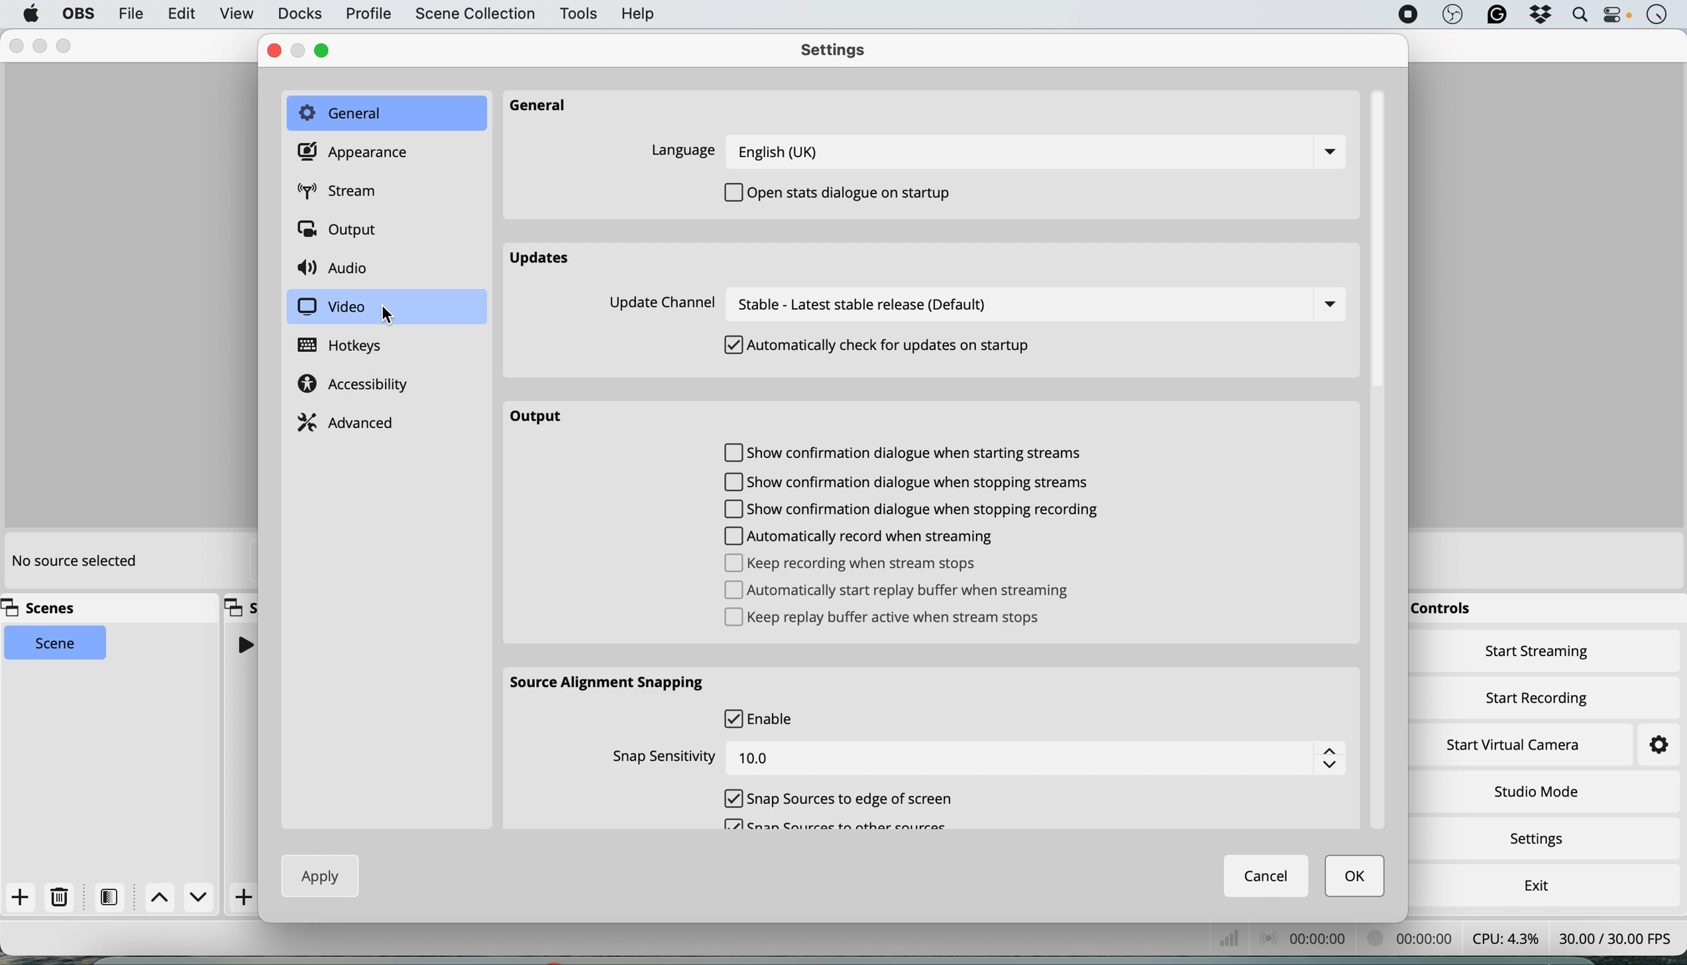  Describe the element at coordinates (331, 308) in the screenshot. I see `video` at that location.